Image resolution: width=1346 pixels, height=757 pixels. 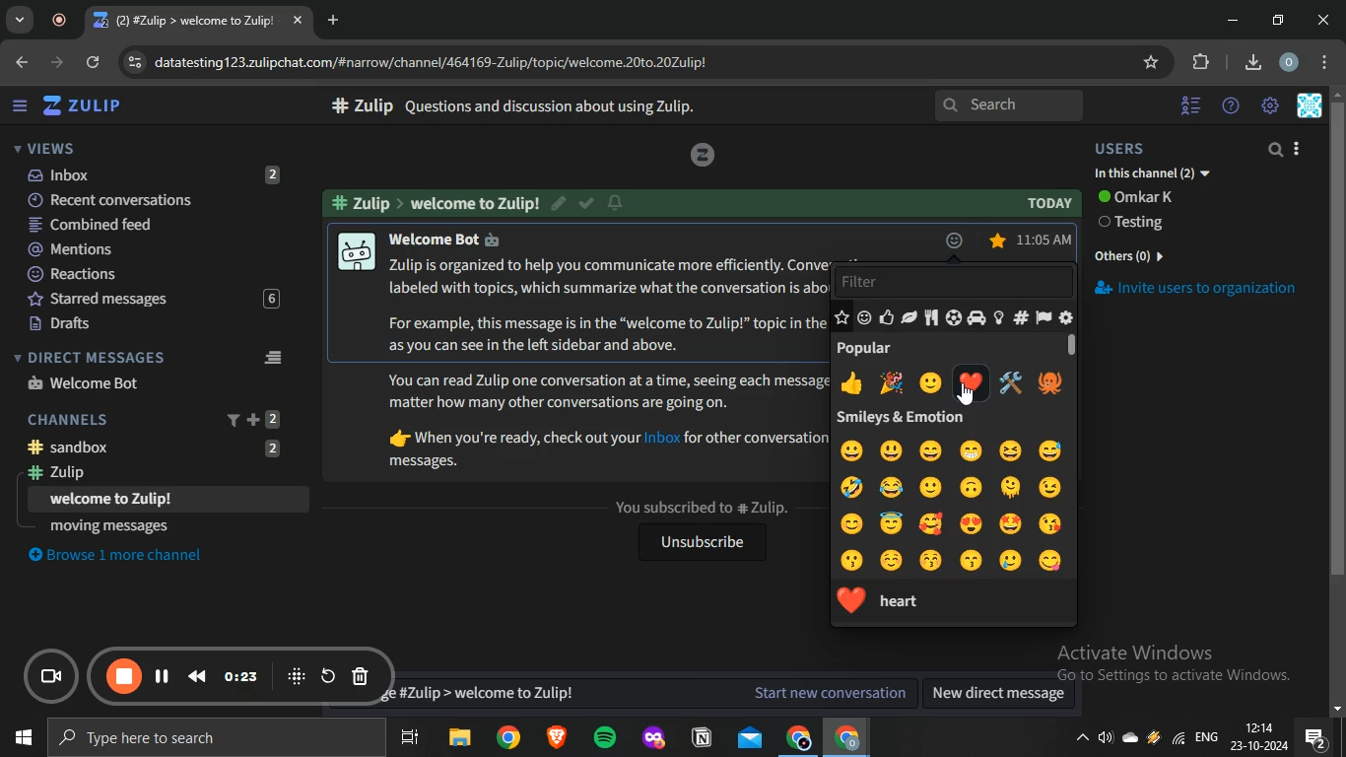 What do you see at coordinates (355, 252) in the screenshot?
I see ` channel image` at bounding box center [355, 252].